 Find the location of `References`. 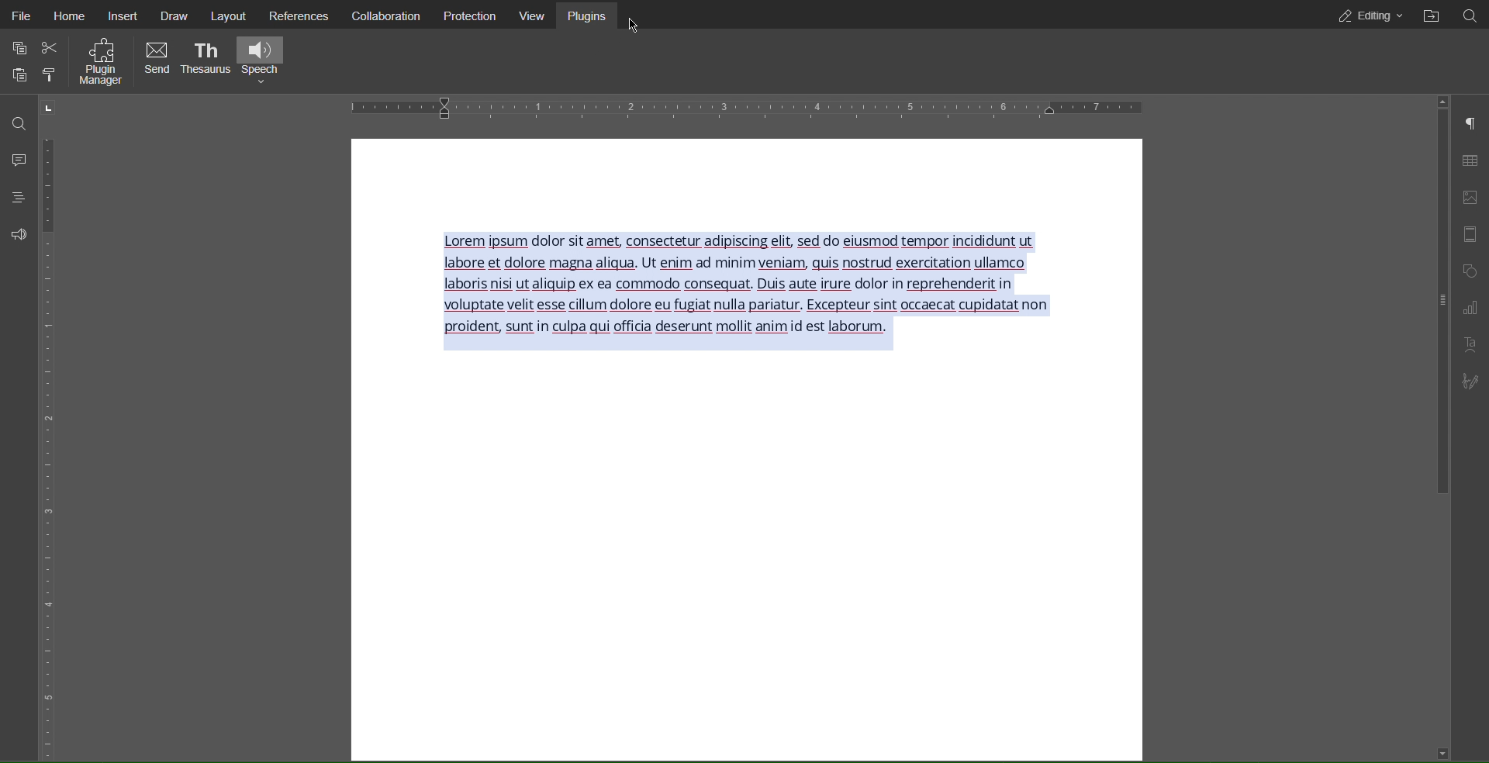

References is located at coordinates (304, 16).